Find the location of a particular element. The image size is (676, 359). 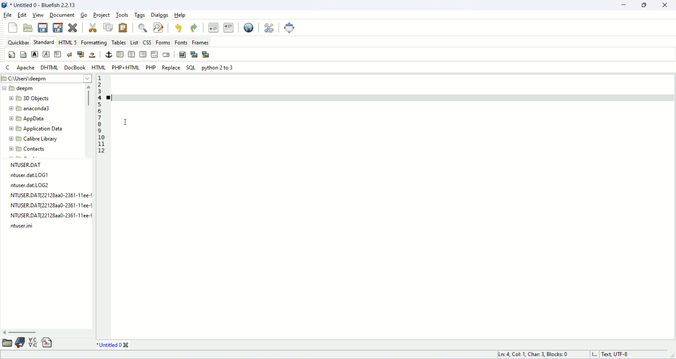

close current file is located at coordinates (74, 28).